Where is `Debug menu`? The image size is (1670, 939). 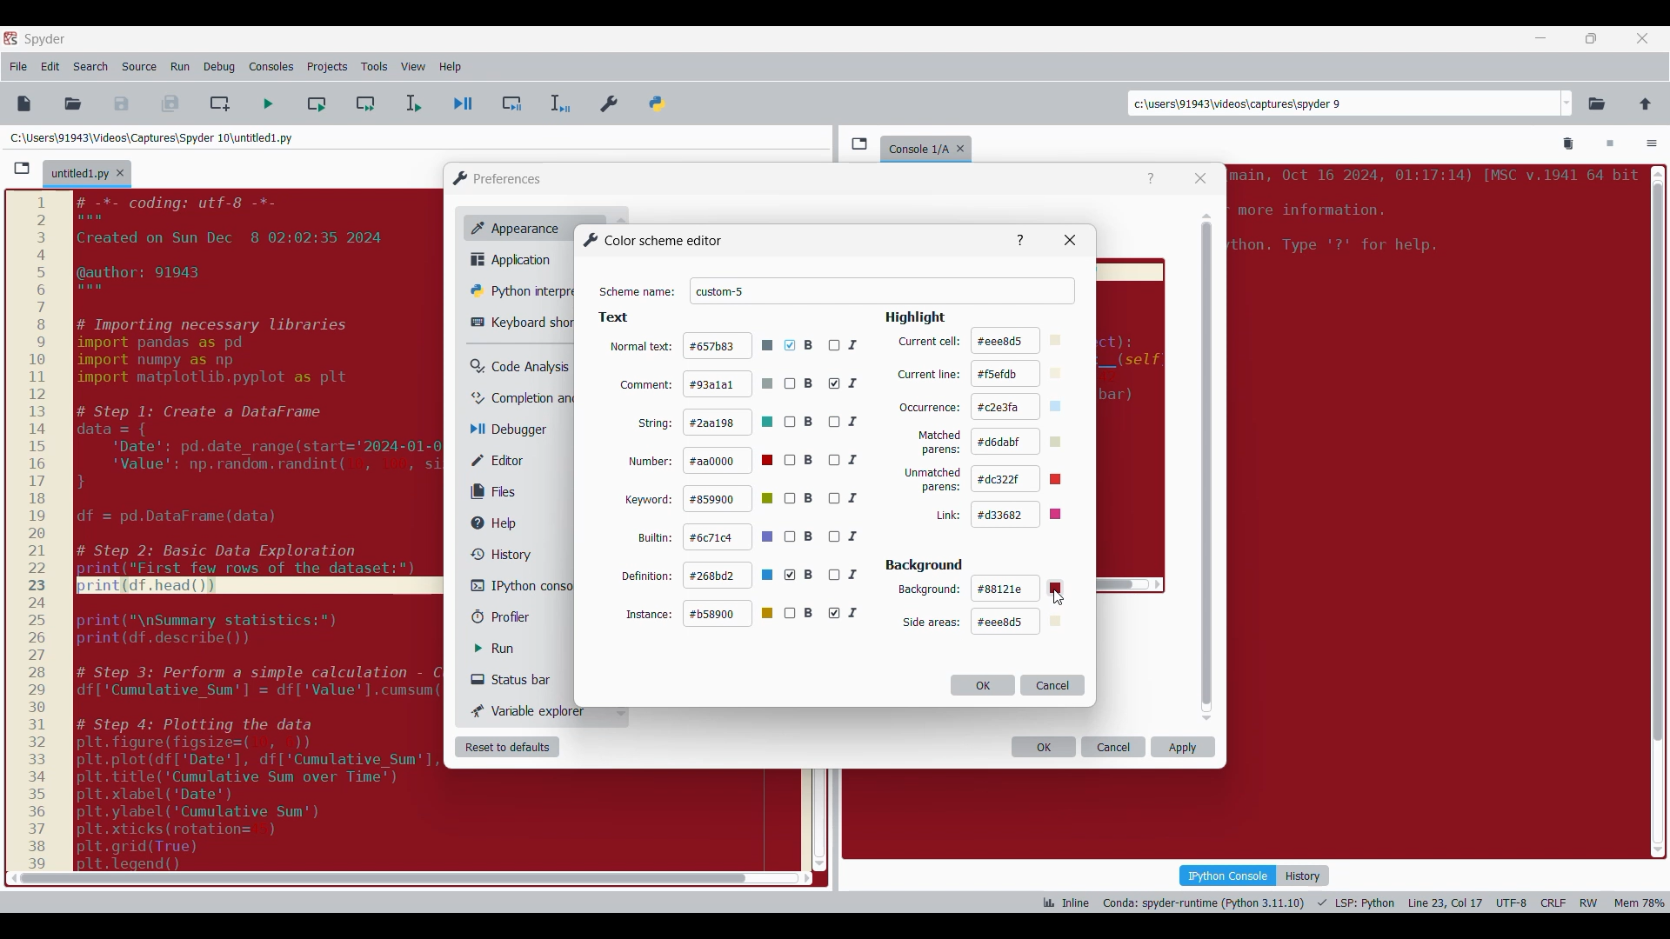
Debug menu is located at coordinates (219, 67).